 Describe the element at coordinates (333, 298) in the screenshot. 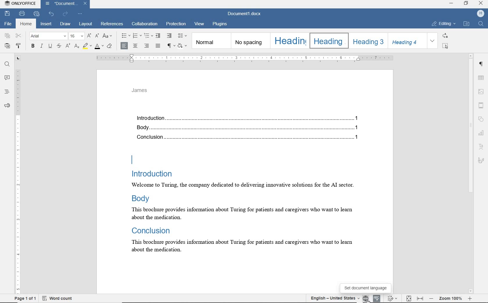

I see `English - United States` at that location.